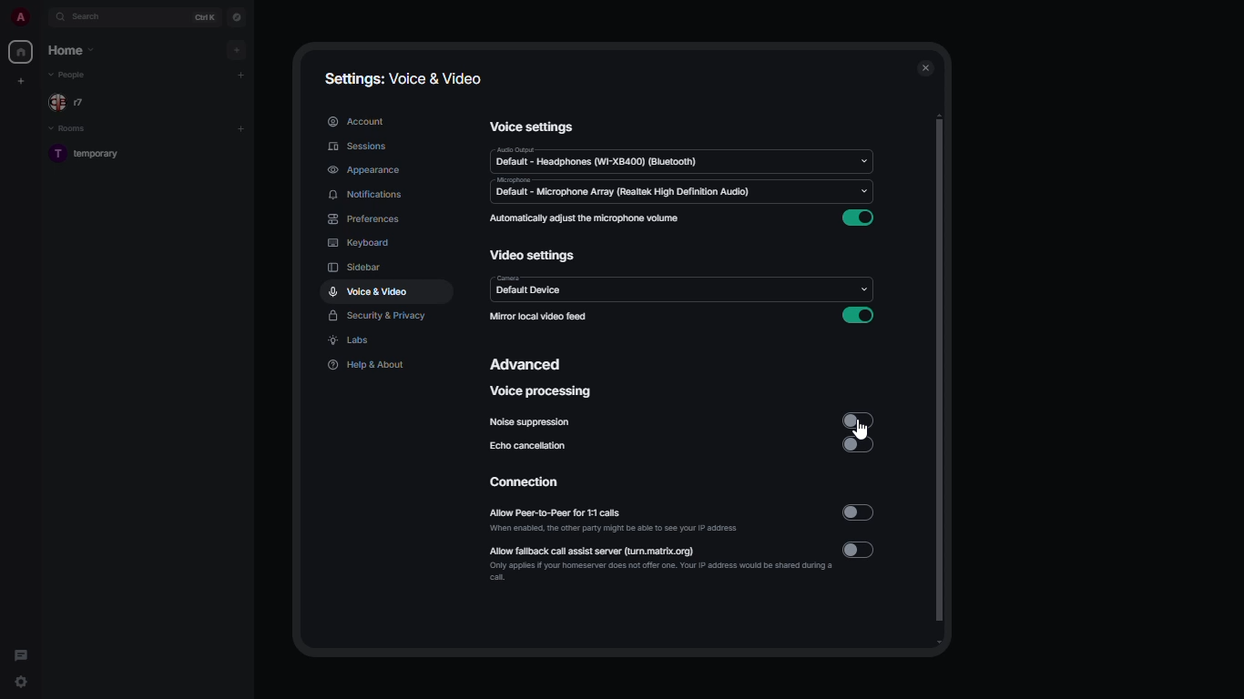 The image size is (1244, 699). I want to click on scroll bar, so click(942, 381).